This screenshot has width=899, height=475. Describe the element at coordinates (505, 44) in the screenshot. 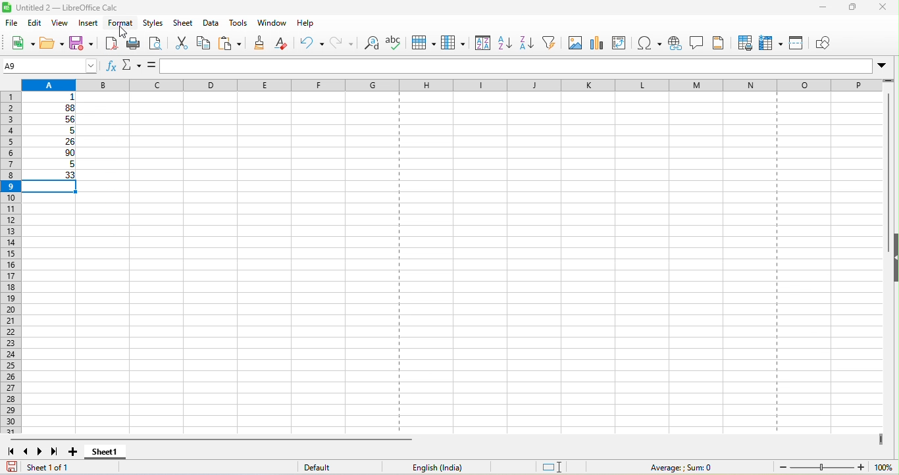

I see `sort ascending` at that location.